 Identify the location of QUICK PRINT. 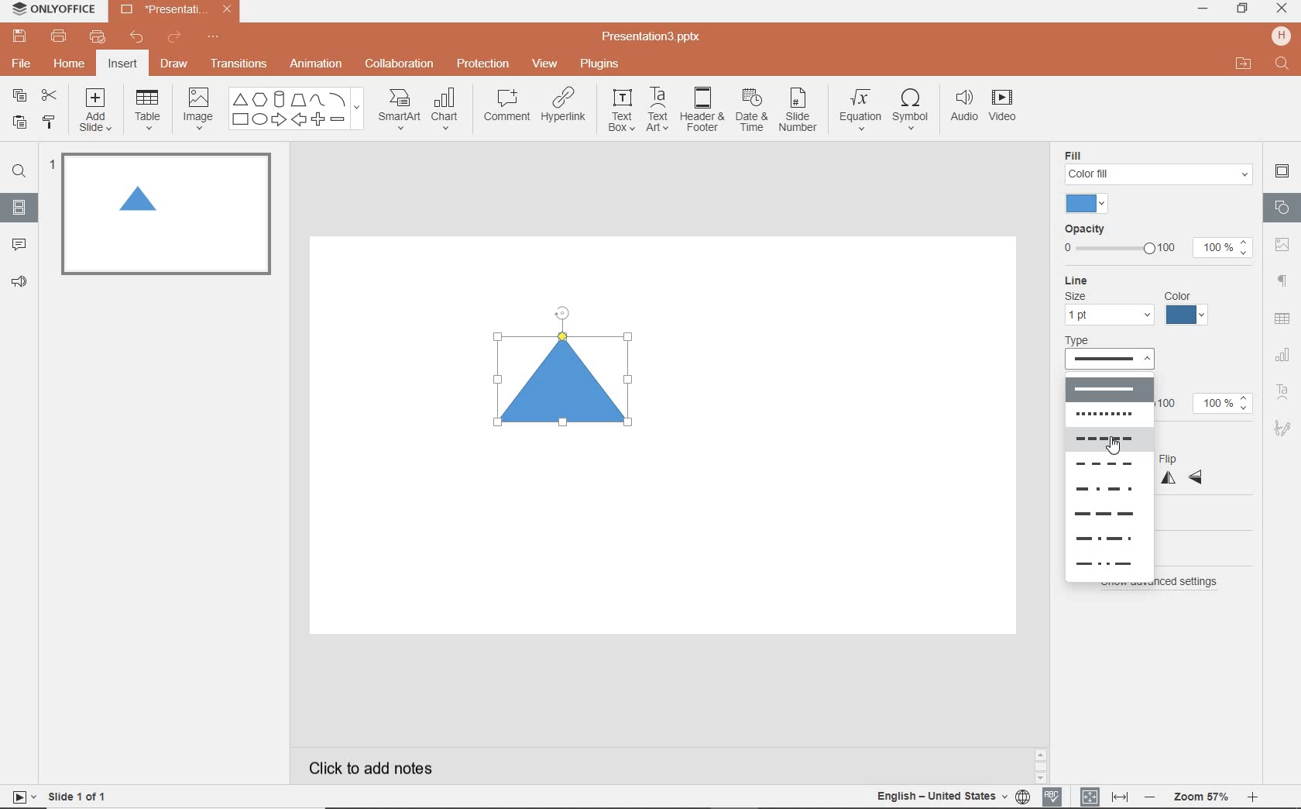
(97, 38).